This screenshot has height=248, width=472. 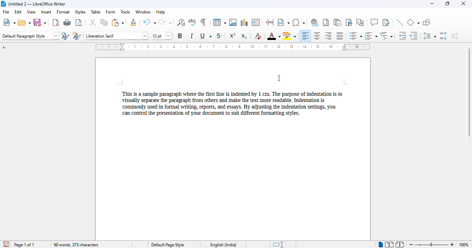 I want to click on insert special characters, so click(x=298, y=22).